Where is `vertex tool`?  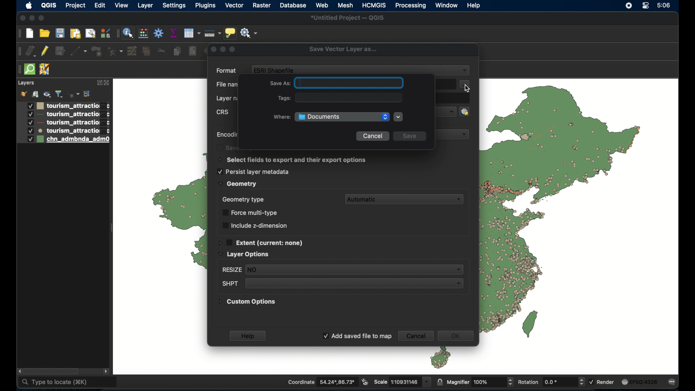
vertex tool is located at coordinates (116, 51).